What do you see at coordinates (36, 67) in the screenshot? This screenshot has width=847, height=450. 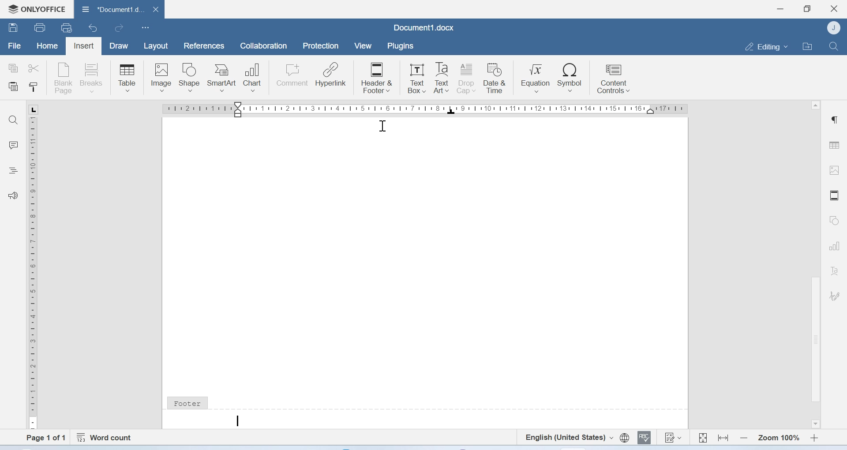 I see `cut` at bounding box center [36, 67].